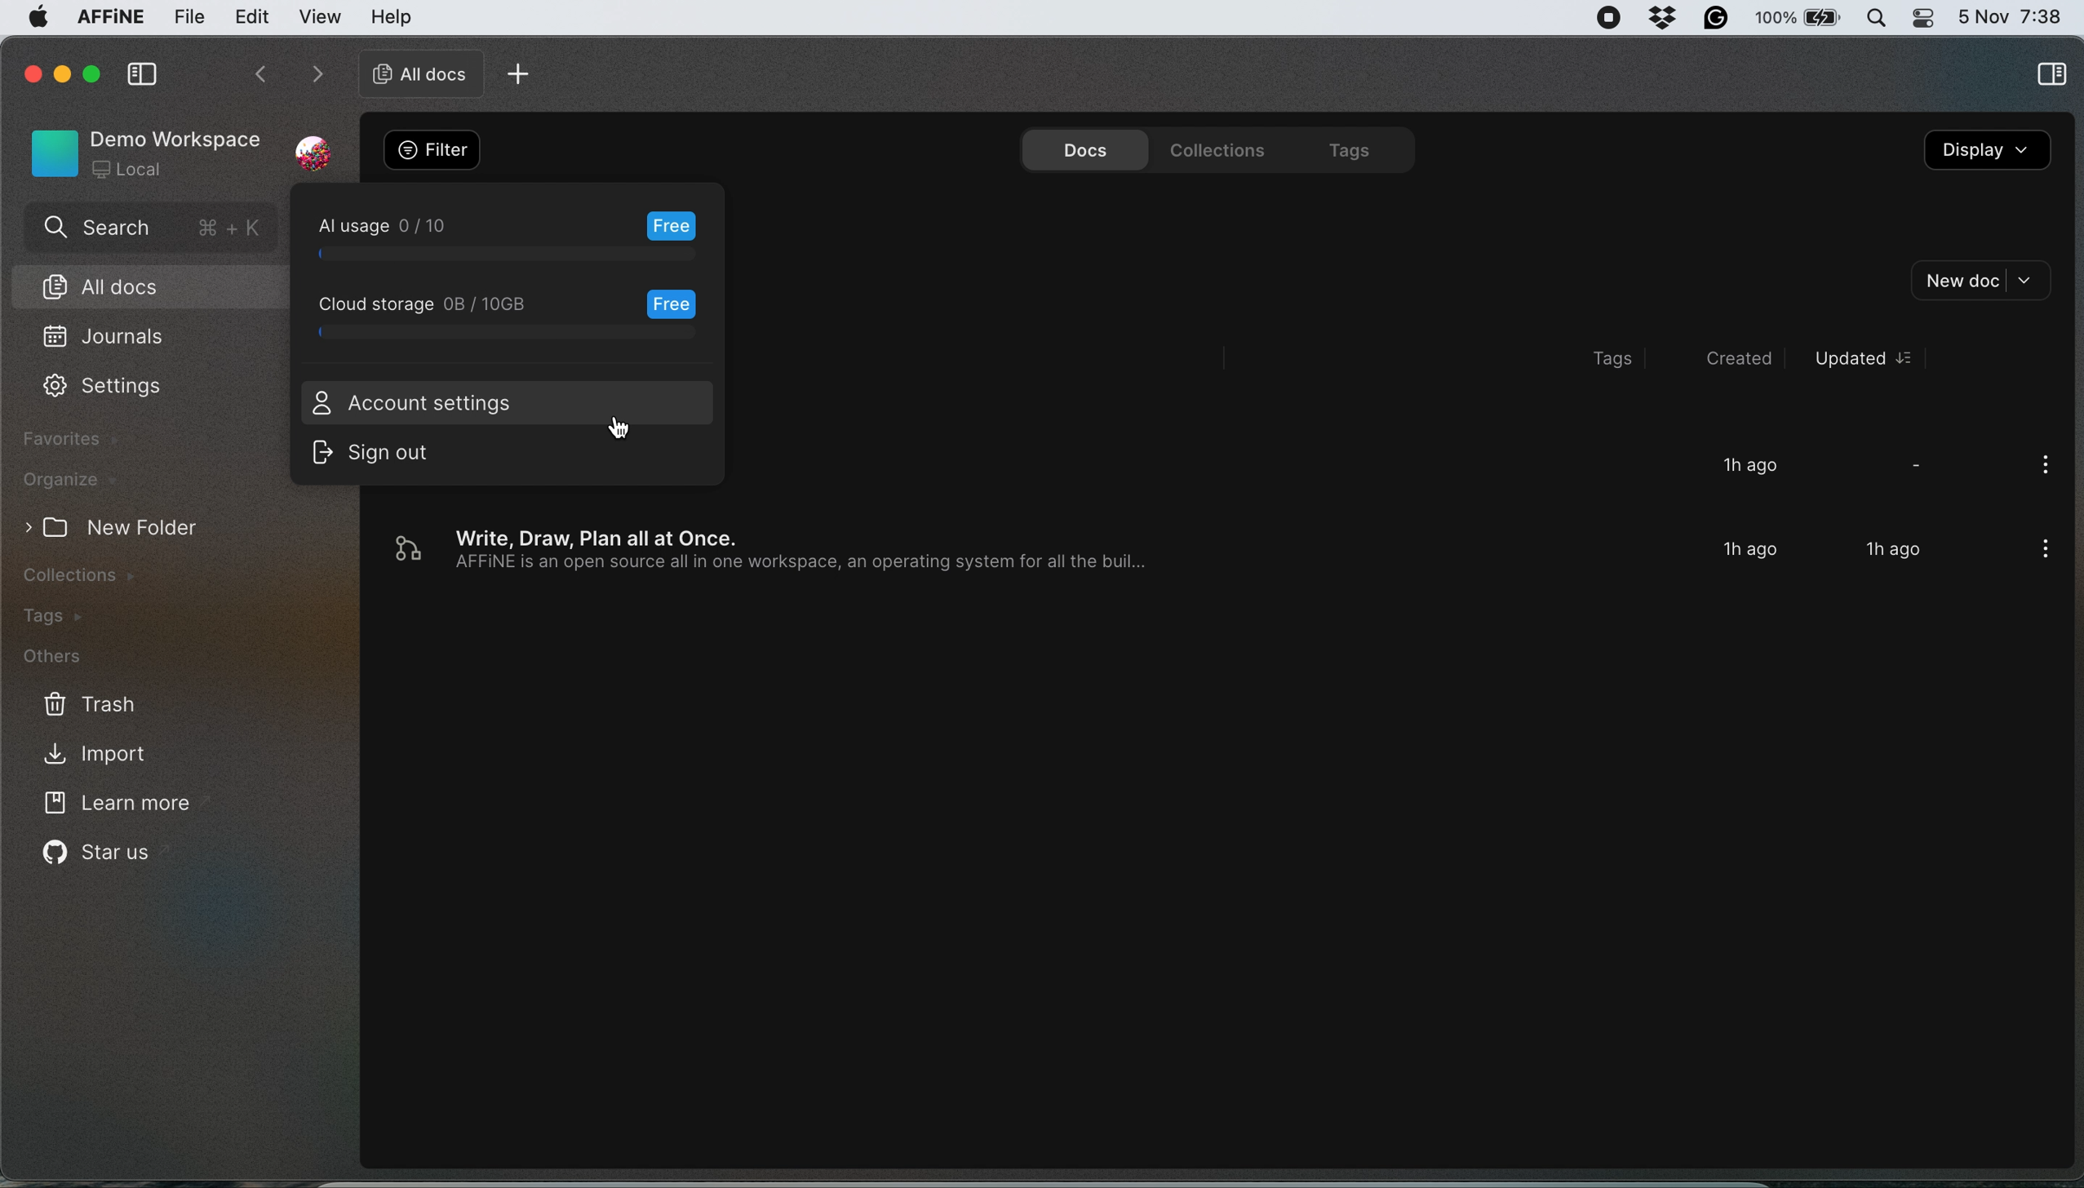  I want to click on grammarly, so click(1718, 19).